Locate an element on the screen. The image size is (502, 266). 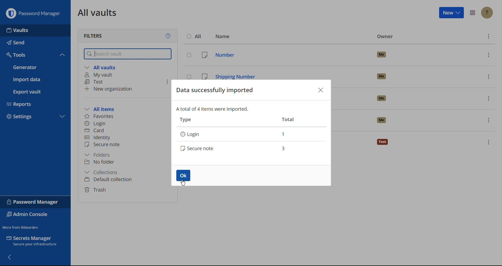
Account is located at coordinates (488, 13).